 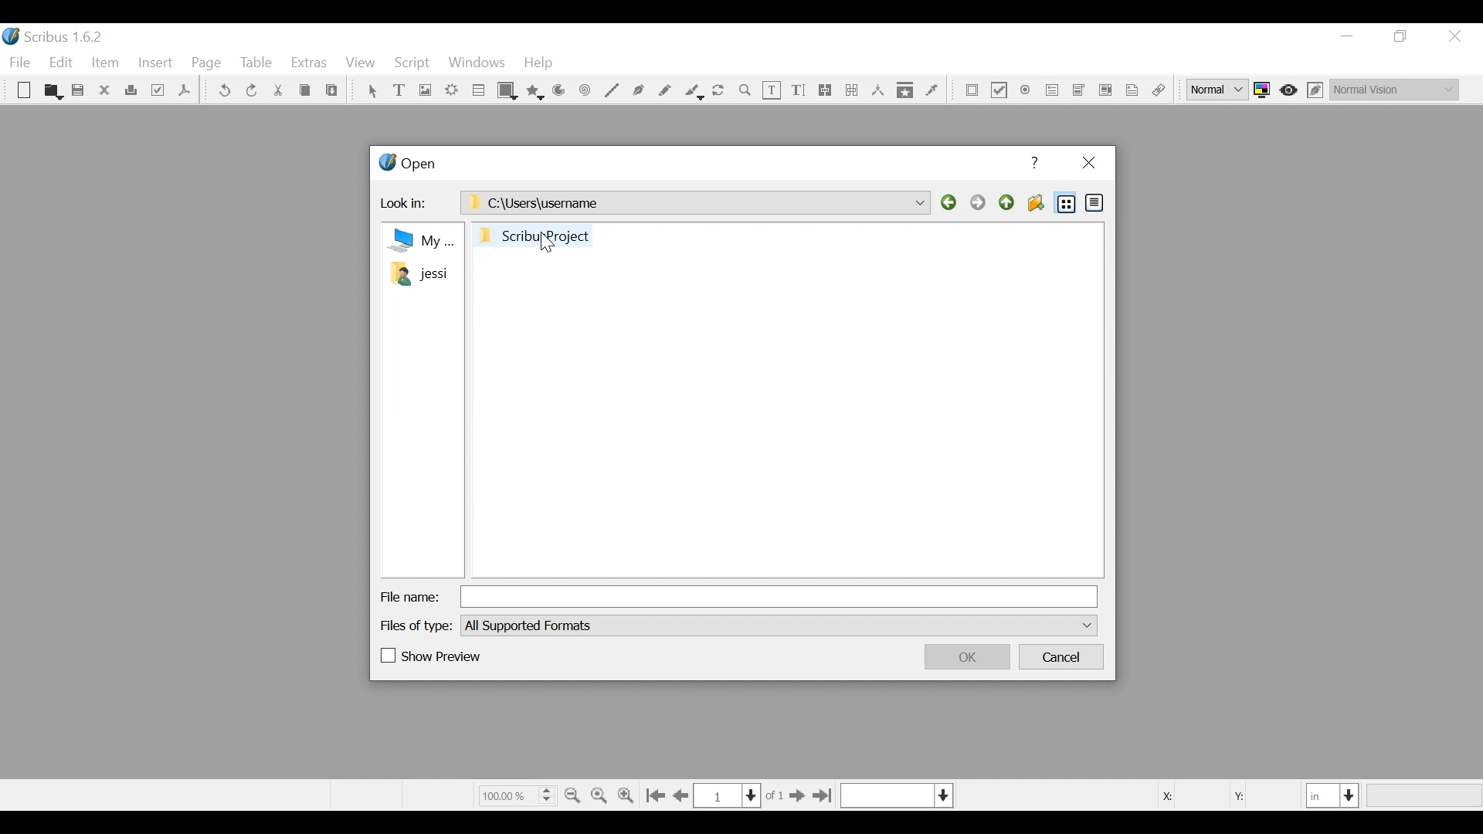 What do you see at coordinates (720, 91) in the screenshot?
I see `Rotate image` at bounding box center [720, 91].